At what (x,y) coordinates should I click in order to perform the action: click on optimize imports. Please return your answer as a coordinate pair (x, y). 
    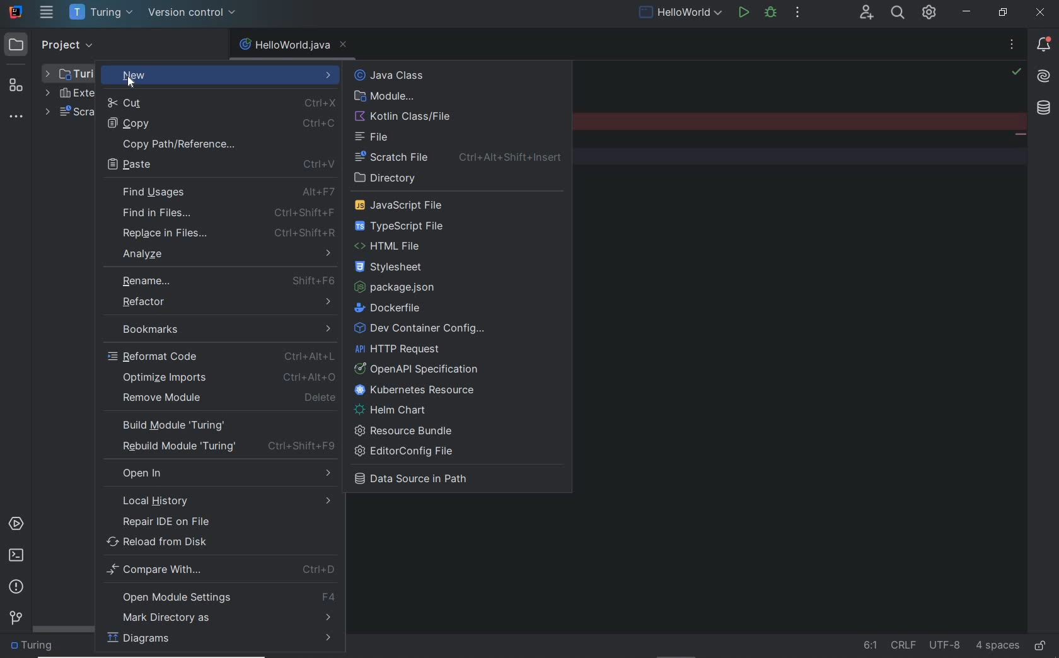
    Looking at the image, I should click on (231, 376).